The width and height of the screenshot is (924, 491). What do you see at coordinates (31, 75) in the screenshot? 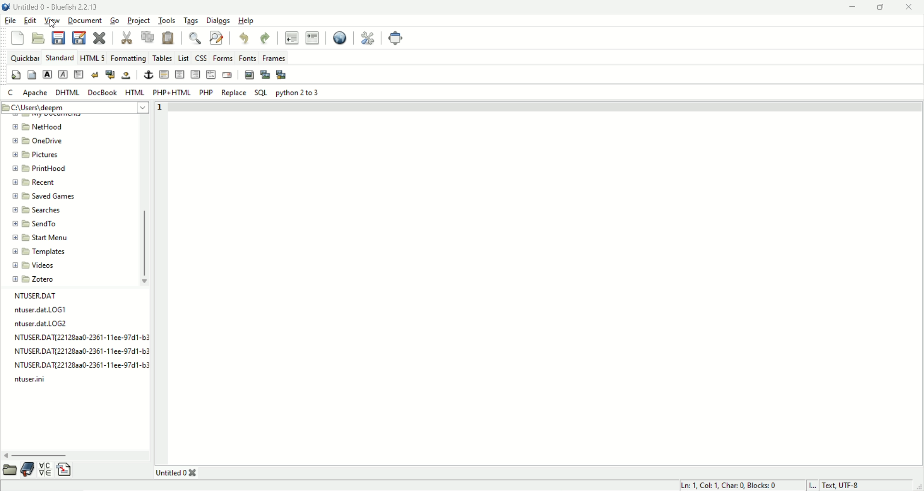
I see `body` at bounding box center [31, 75].